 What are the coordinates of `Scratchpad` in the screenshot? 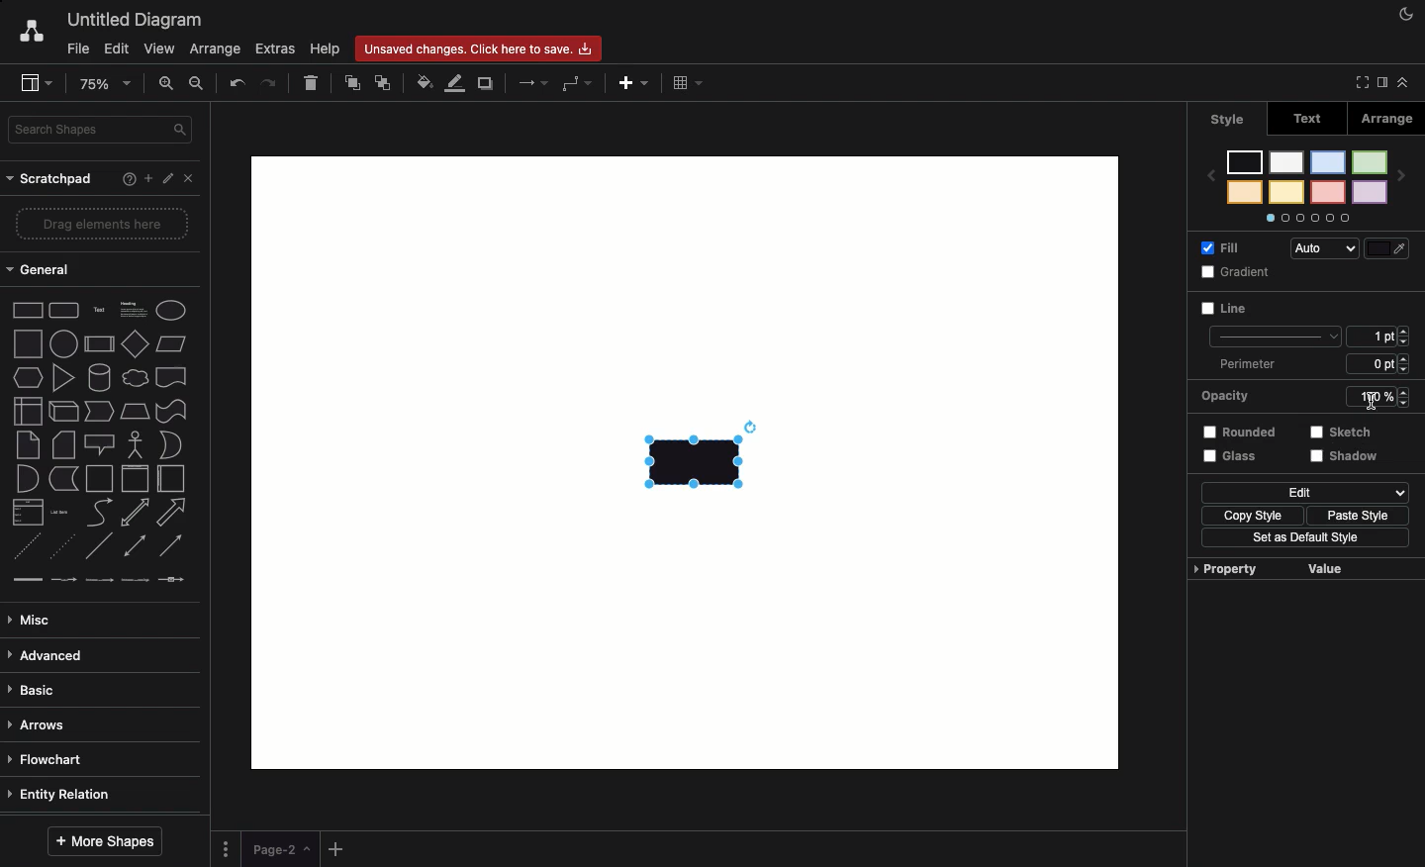 It's located at (48, 182).